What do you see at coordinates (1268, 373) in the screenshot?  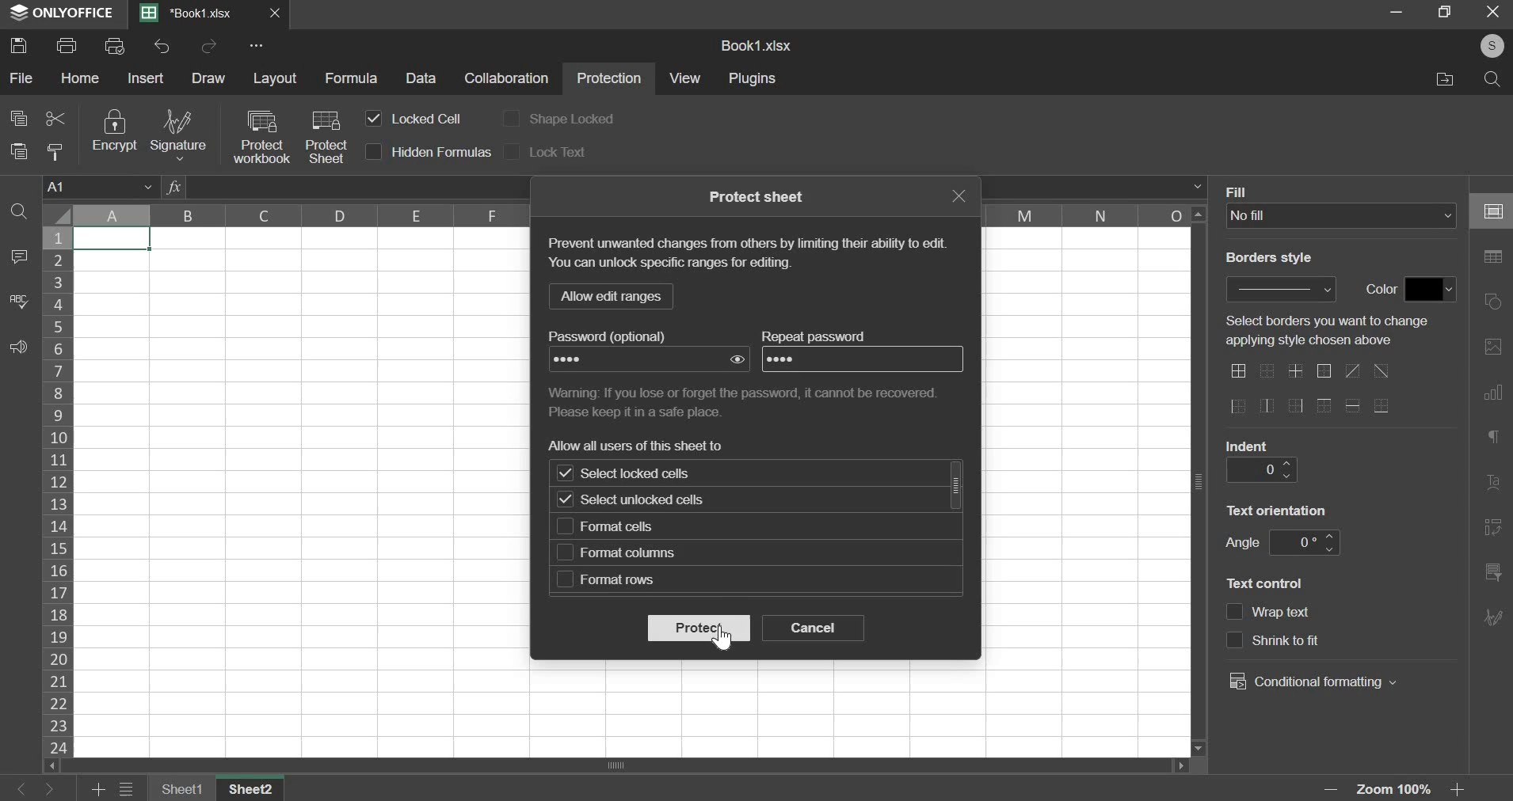 I see `border options` at bounding box center [1268, 373].